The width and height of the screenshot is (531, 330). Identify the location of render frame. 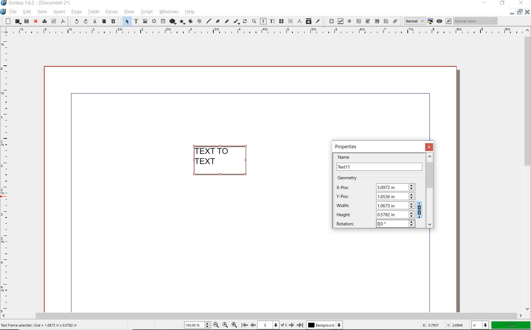
(154, 21).